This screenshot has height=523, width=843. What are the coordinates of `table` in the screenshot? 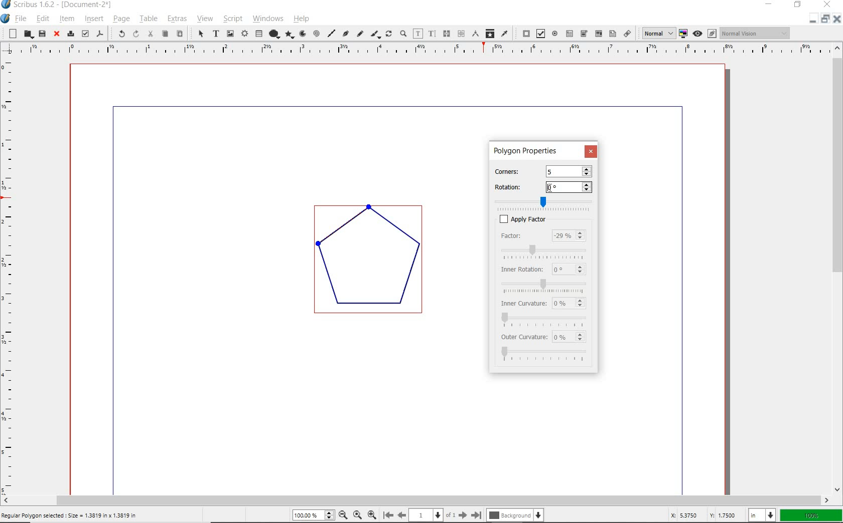 It's located at (148, 19).